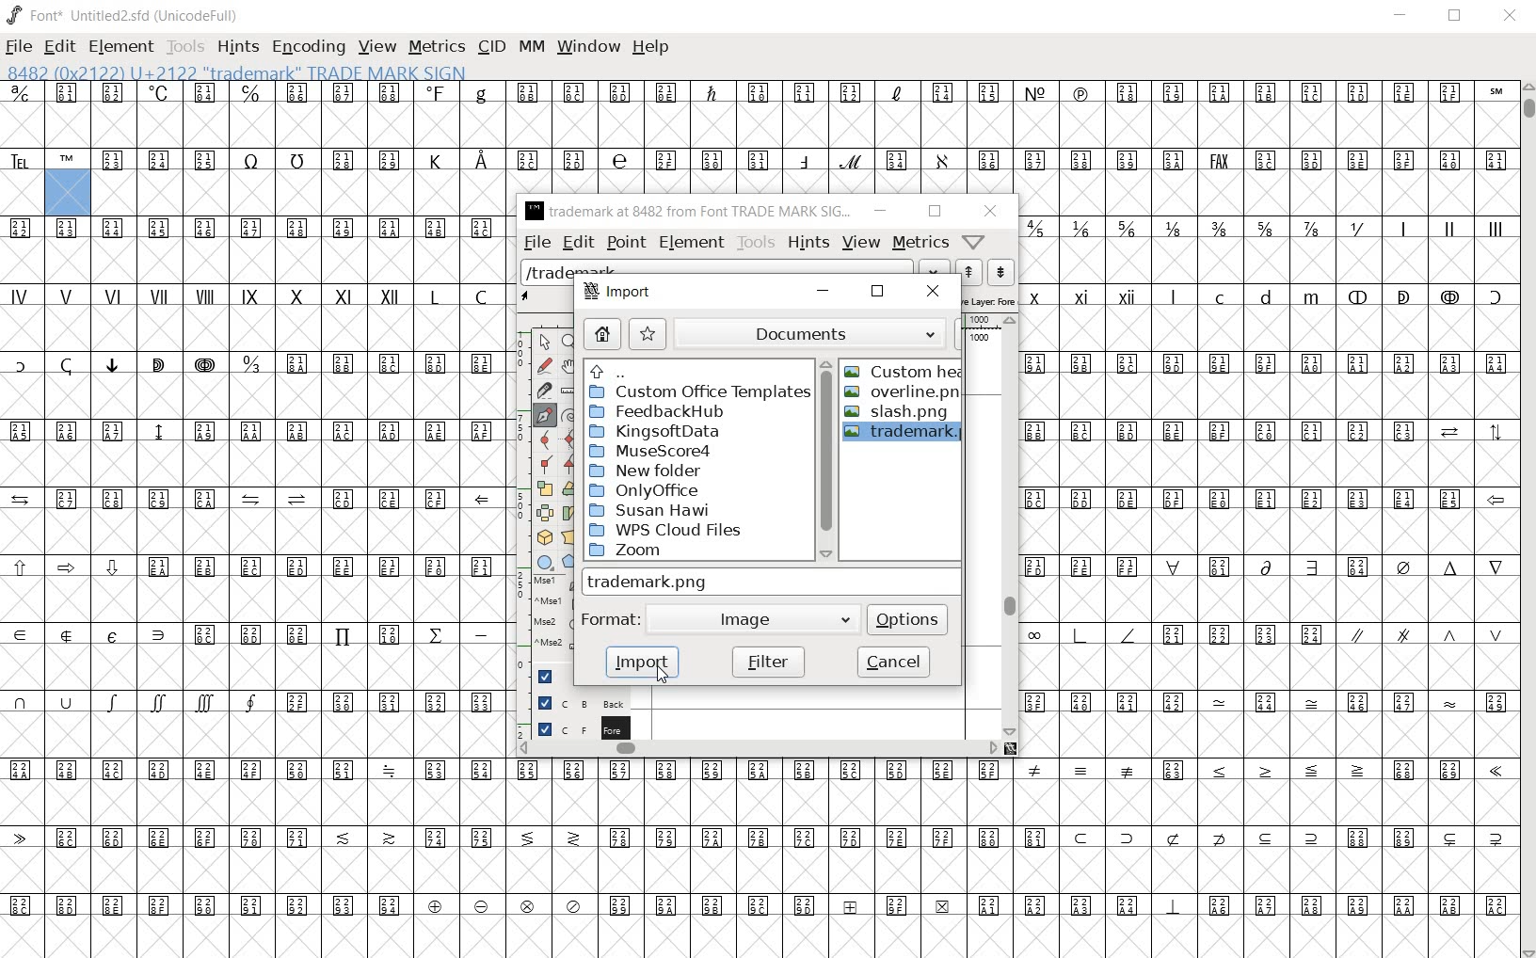  Describe the element at coordinates (236, 46) in the screenshot. I see `HINTS` at that location.